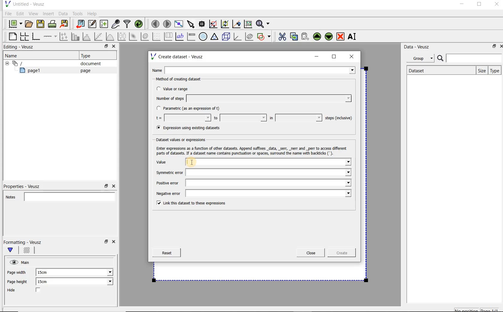 Image resolution: width=503 pixels, height=312 pixels. I want to click on 15cm, so click(46, 282).